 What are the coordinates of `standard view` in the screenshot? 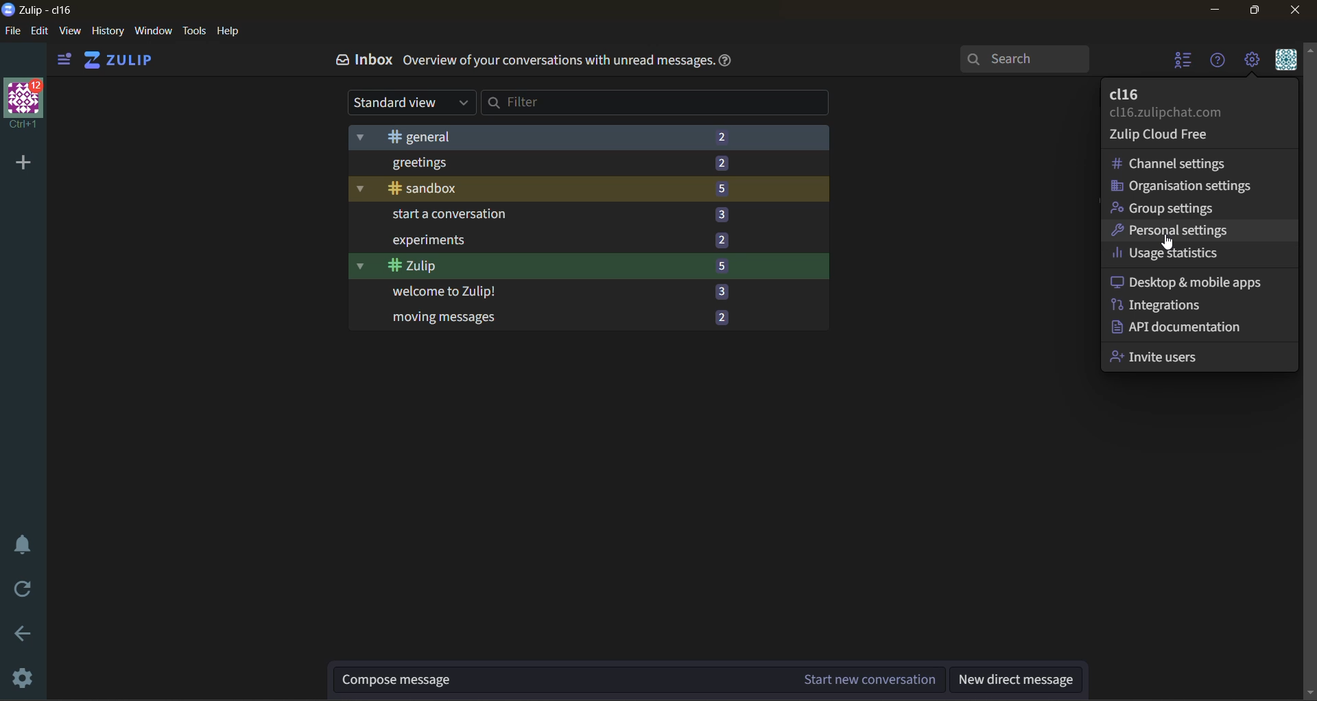 It's located at (408, 101).